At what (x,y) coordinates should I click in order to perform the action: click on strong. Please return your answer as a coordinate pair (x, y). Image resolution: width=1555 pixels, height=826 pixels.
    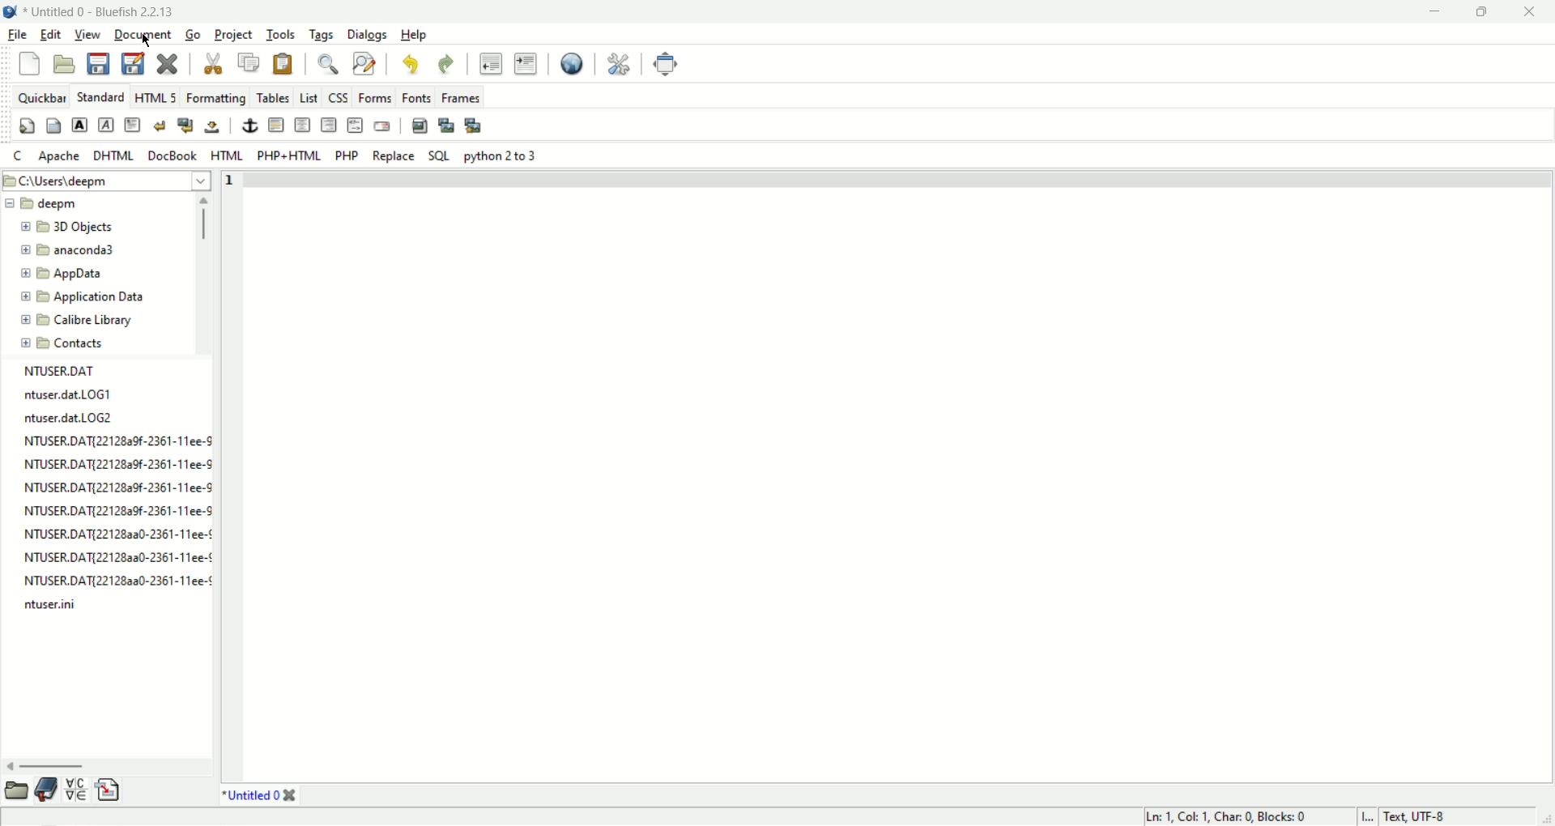
    Looking at the image, I should click on (81, 125).